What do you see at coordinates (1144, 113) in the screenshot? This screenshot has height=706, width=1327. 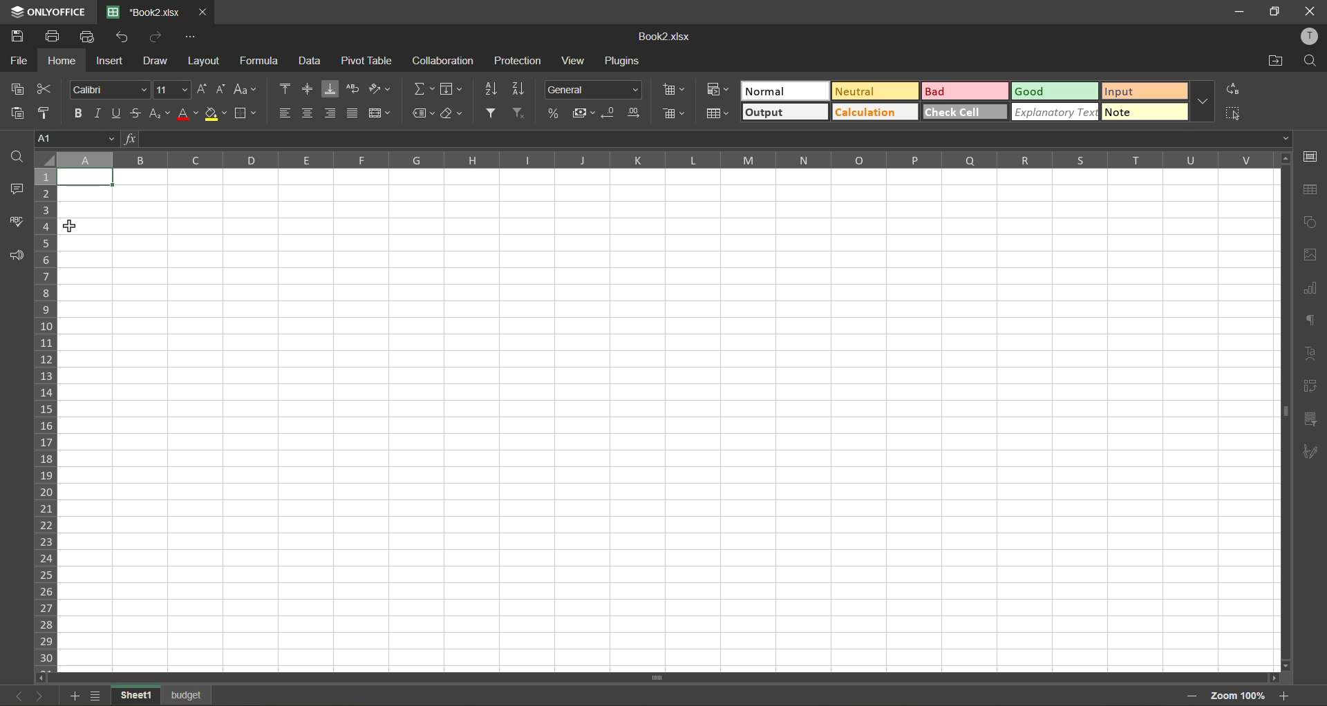 I see `note` at bounding box center [1144, 113].